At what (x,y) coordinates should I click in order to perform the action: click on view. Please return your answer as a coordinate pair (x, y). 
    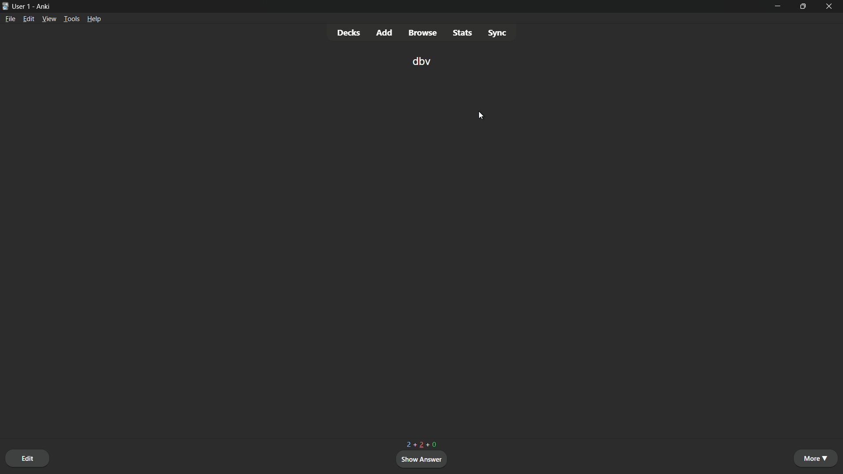
    Looking at the image, I should click on (49, 18).